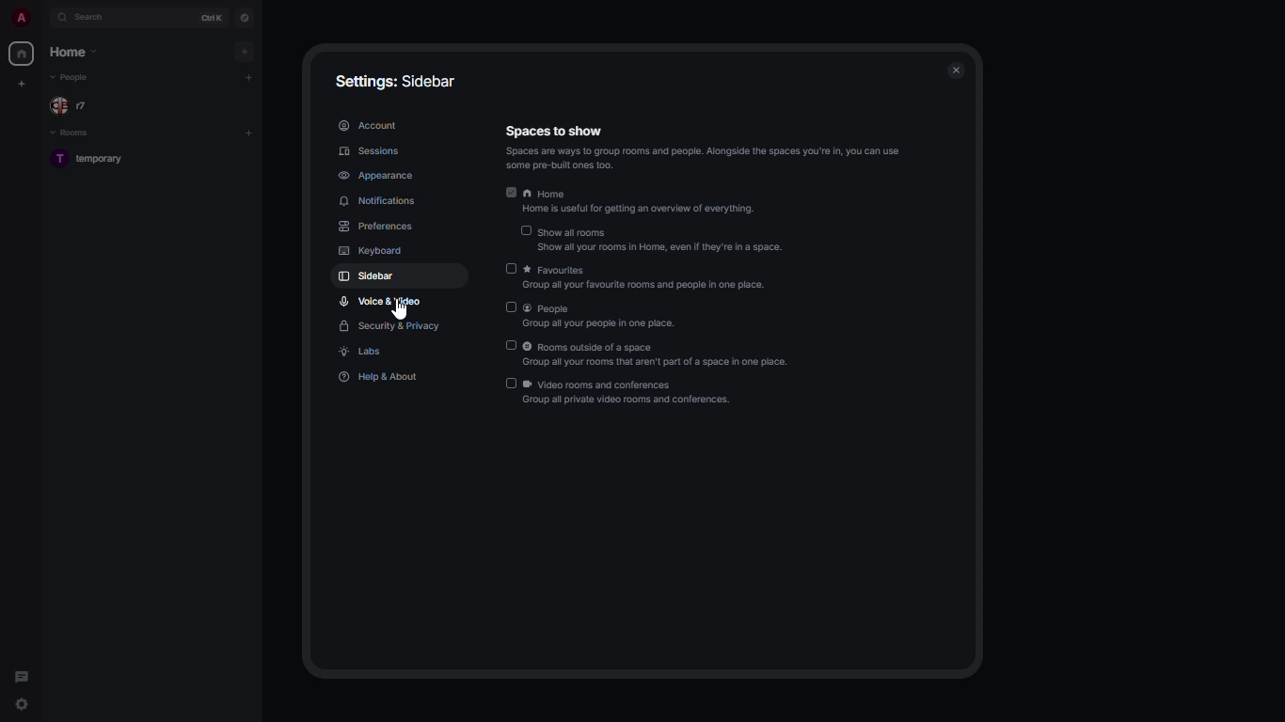 This screenshot has height=722, width=1285. What do you see at coordinates (377, 376) in the screenshot?
I see `help & about` at bounding box center [377, 376].